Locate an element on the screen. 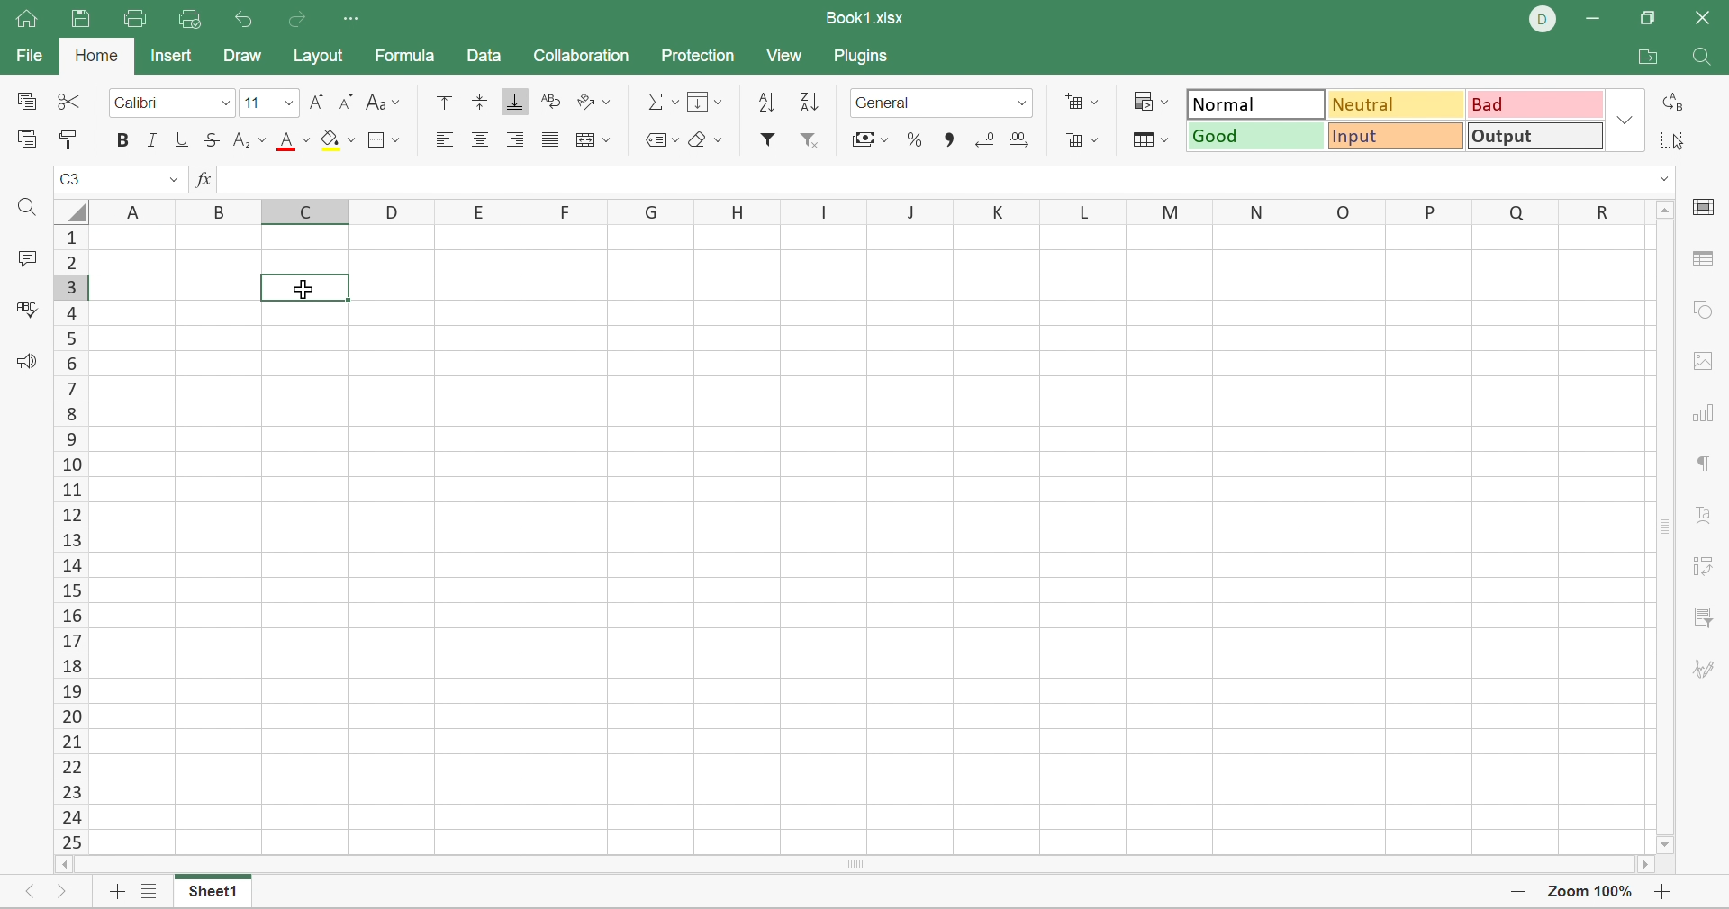 This screenshot has height=909, width=1729. Insert is located at coordinates (176, 58).